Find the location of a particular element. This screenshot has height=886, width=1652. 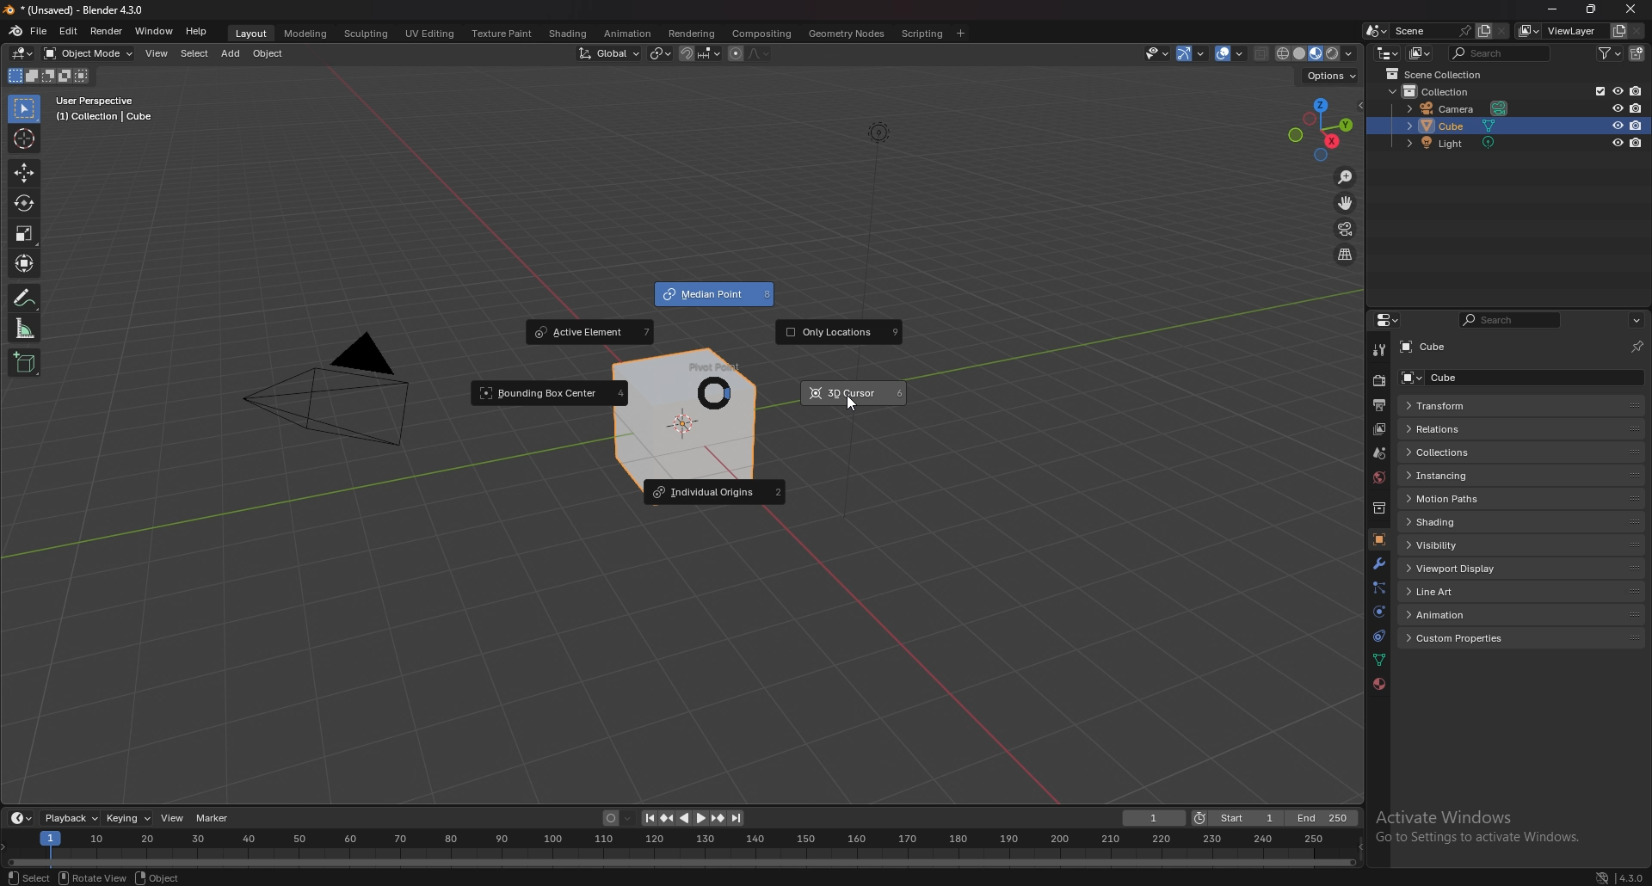

edit is located at coordinates (69, 30).